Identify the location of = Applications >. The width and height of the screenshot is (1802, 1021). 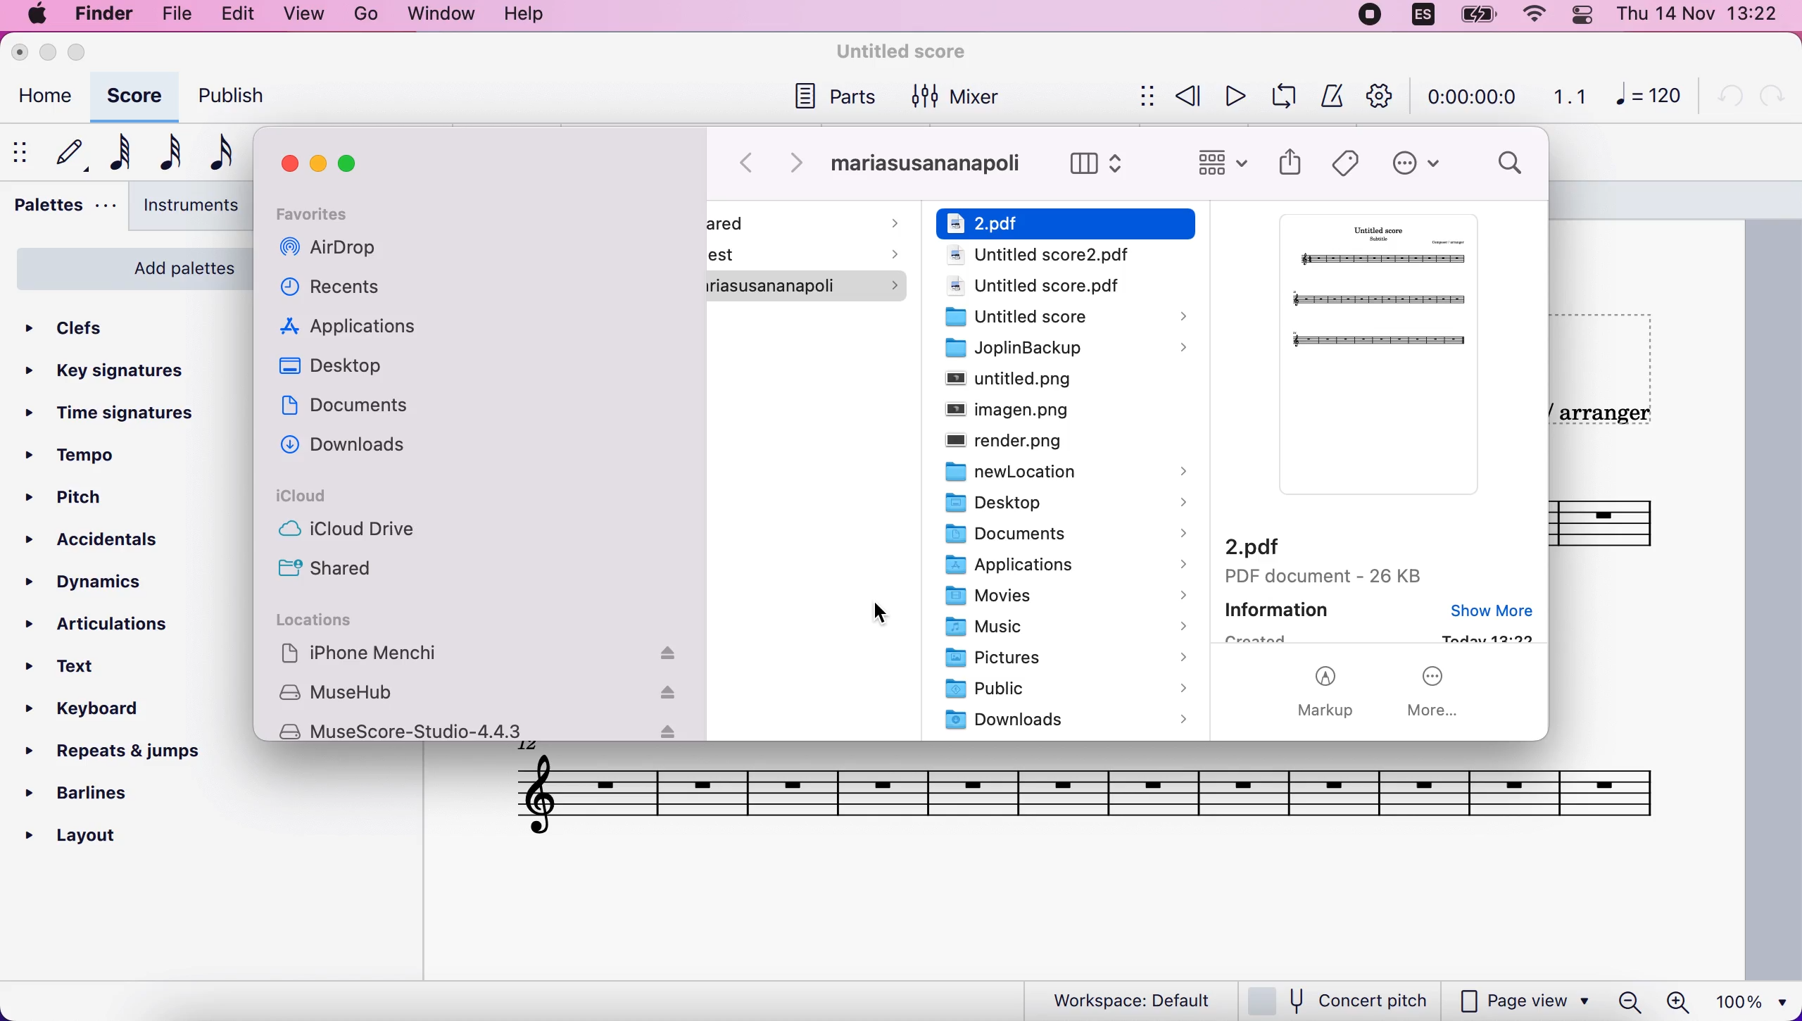
(1054, 567).